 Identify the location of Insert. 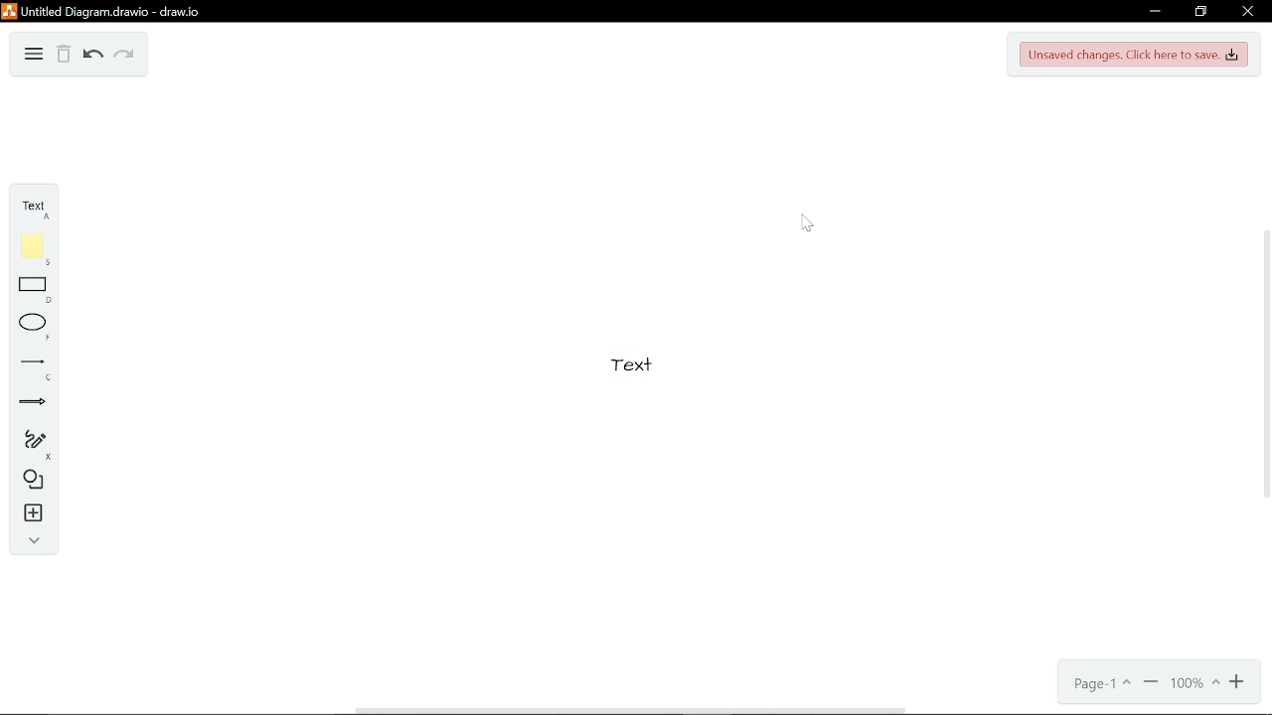
(27, 515).